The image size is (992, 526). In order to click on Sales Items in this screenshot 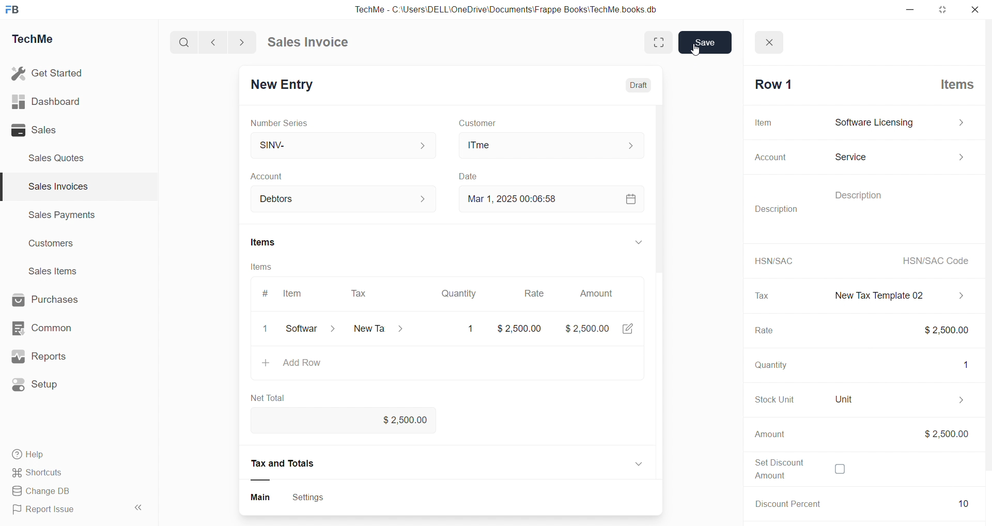, I will do `click(57, 272)`.